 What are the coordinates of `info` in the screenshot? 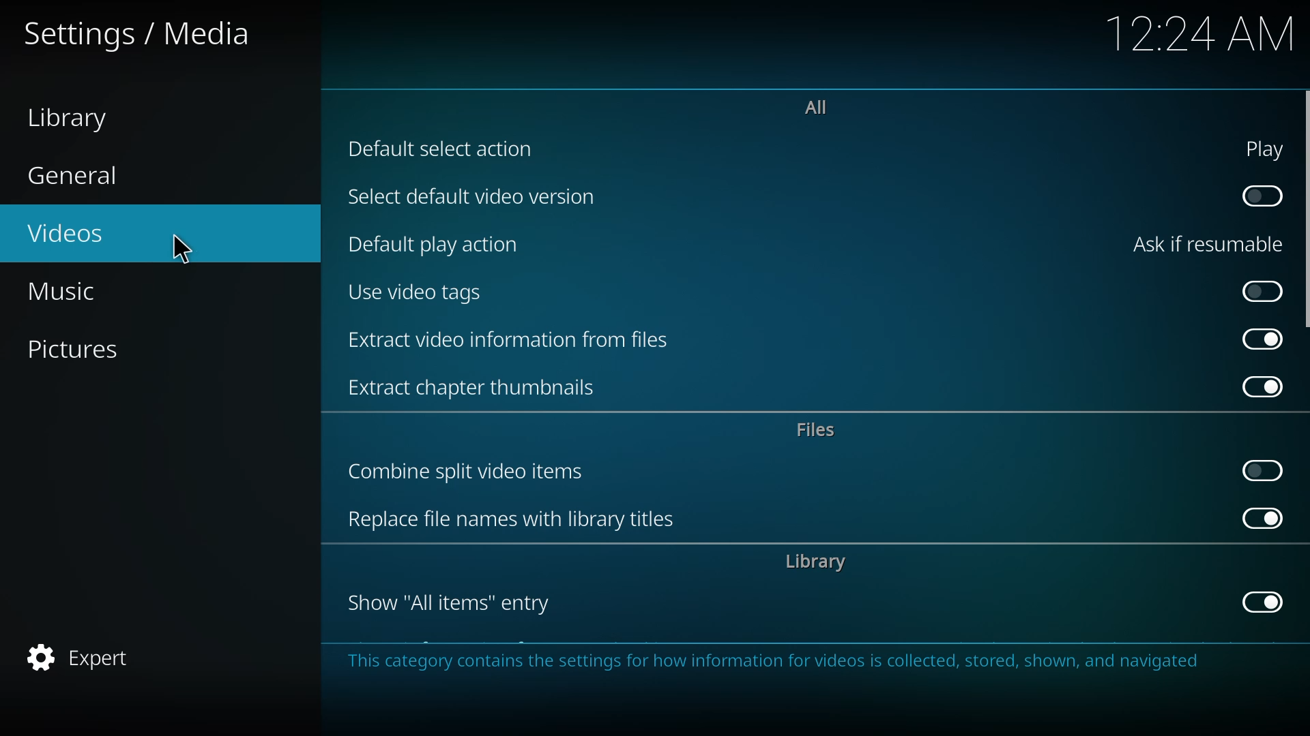 It's located at (784, 664).